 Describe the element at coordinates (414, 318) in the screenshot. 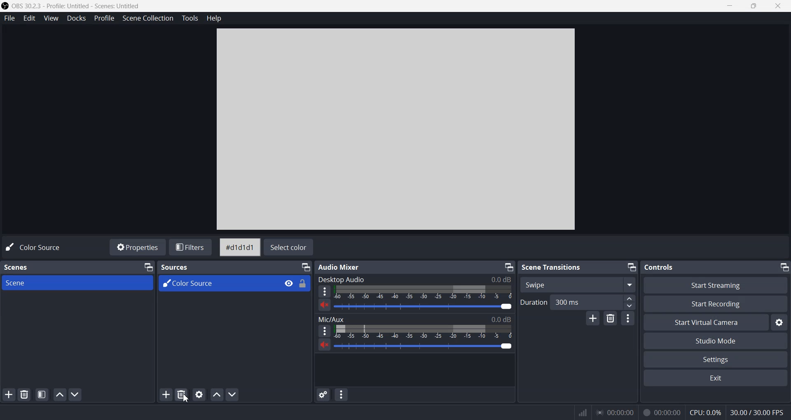

I see `Mic/Aux 0.0 dB` at that location.